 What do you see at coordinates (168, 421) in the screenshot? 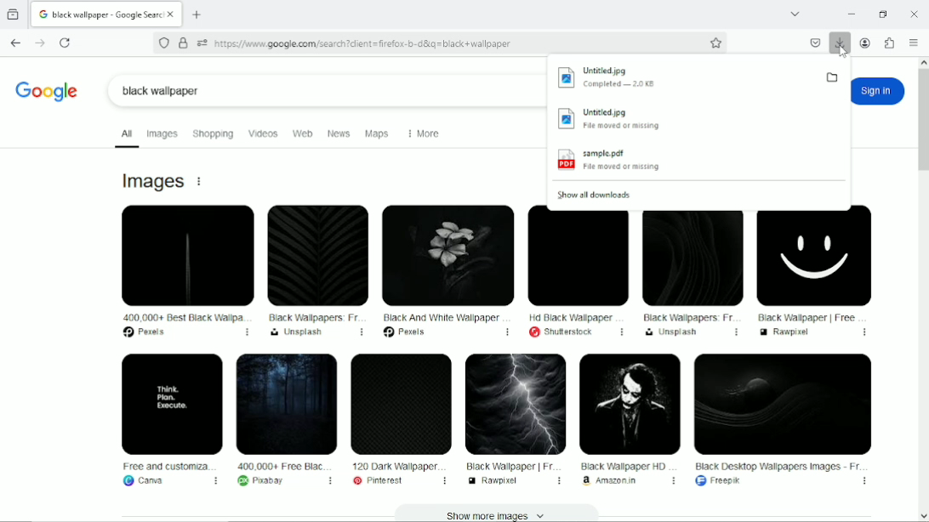
I see `Free and customiza` at bounding box center [168, 421].